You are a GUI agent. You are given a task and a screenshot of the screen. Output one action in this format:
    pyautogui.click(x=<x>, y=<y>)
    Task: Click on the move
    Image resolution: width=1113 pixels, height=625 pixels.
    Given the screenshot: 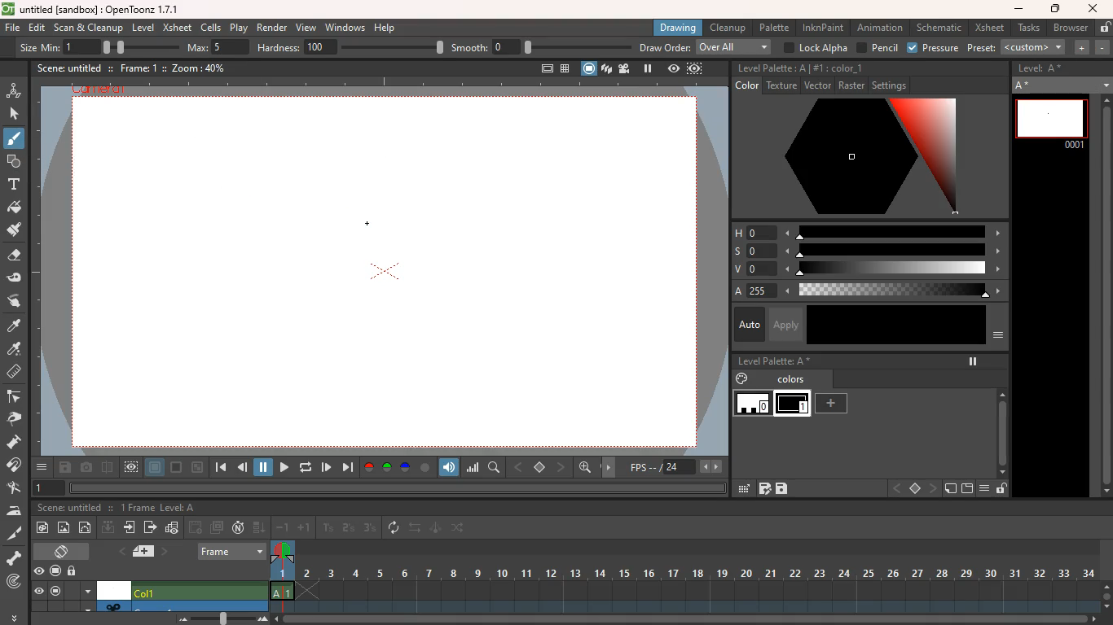 What is the action you would take?
    pyautogui.click(x=130, y=529)
    